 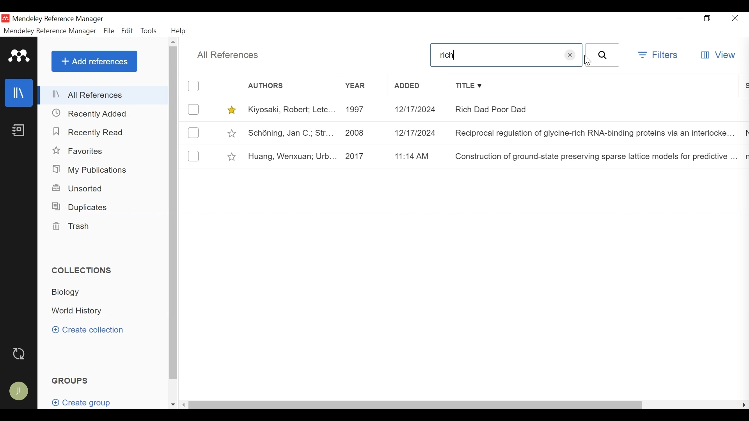 What do you see at coordinates (232, 132) in the screenshot?
I see `Toggle Favorites` at bounding box center [232, 132].